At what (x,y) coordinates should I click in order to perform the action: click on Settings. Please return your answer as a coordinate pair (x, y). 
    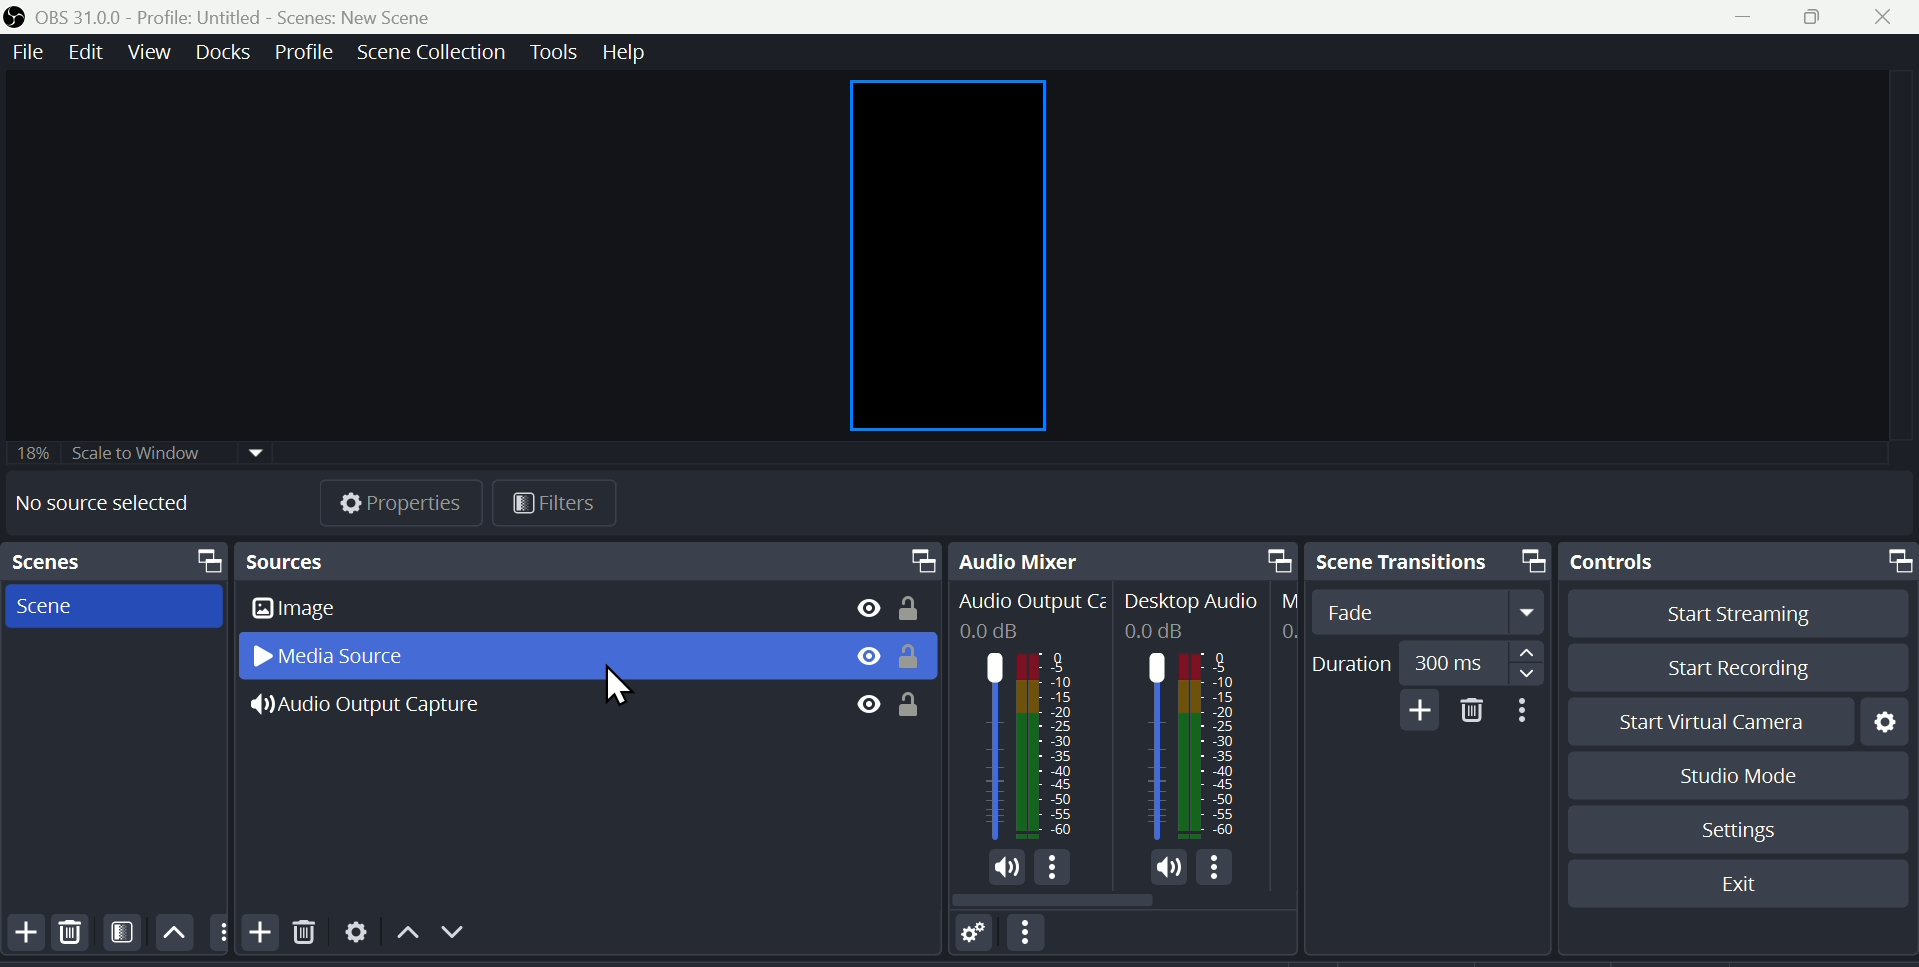
    Looking at the image, I should click on (975, 937).